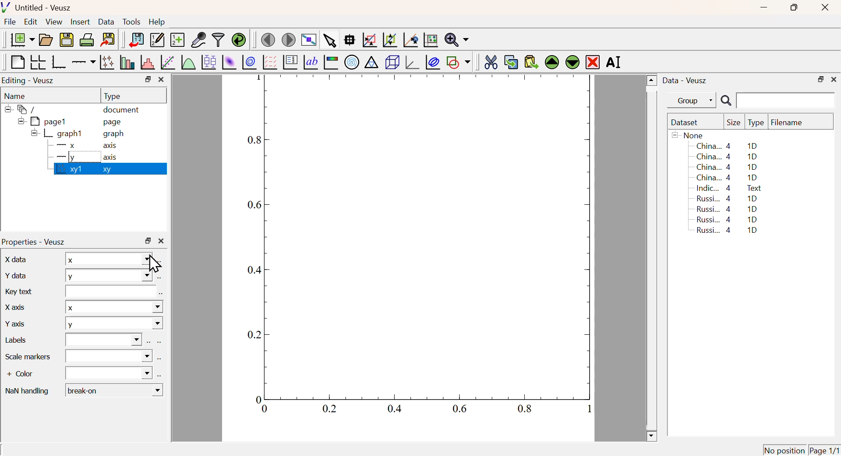 The image size is (841, 456). What do you see at coordinates (108, 62) in the screenshot?
I see `Plot points with lines and errorbars` at bounding box center [108, 62].